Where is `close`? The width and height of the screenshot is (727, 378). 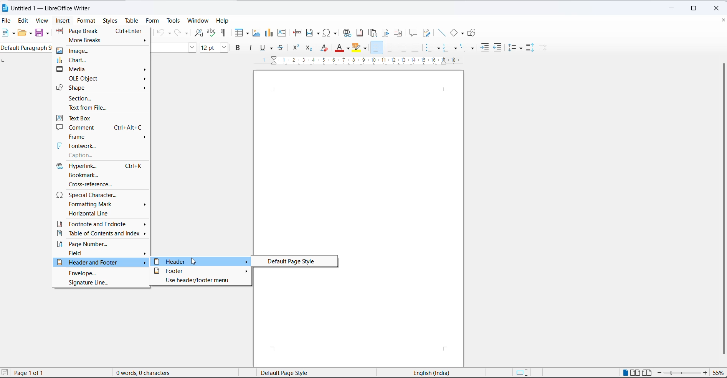
close is located at coordinates (719, 7).